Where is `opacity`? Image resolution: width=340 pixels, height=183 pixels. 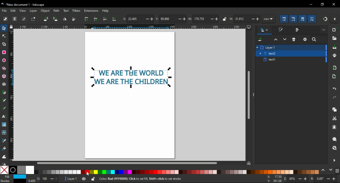
opacity is located at coordinates (42, 180).